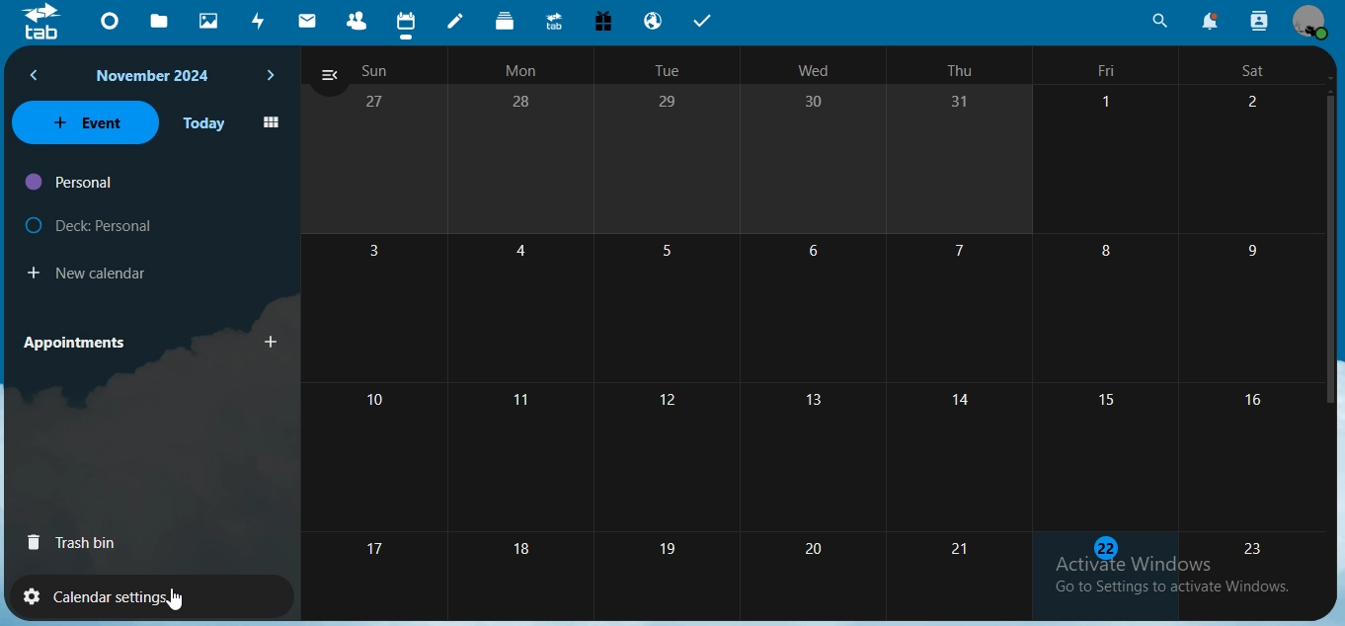  What do you see at coordinates (273, 343) in the screenshot?
I see `add event` at bounding box center [273, 343].